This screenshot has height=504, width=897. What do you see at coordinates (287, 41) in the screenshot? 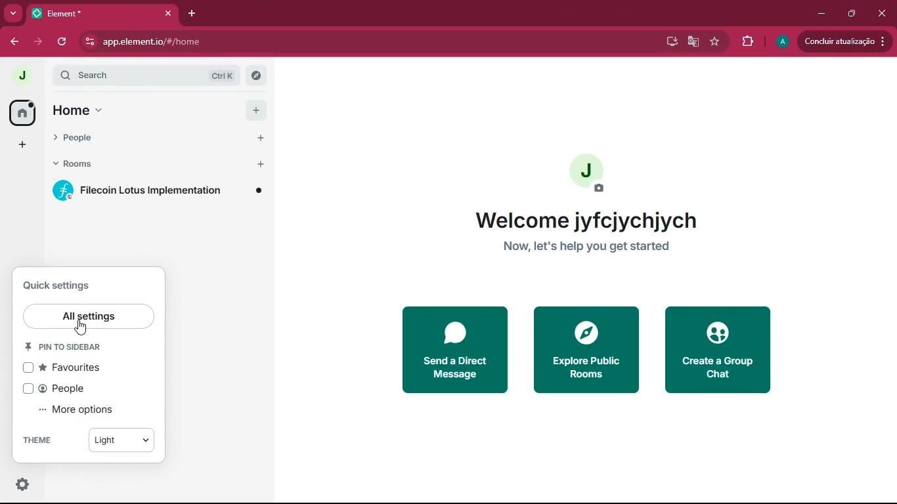
I see `app.elementio/#/home` at bounding box center [287, 41].